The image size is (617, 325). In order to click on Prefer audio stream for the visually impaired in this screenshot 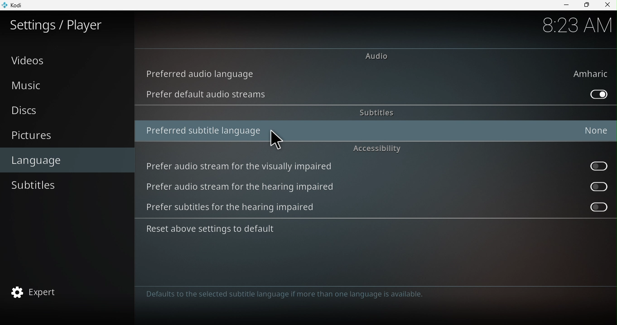, I will do `click(241, 165)`.